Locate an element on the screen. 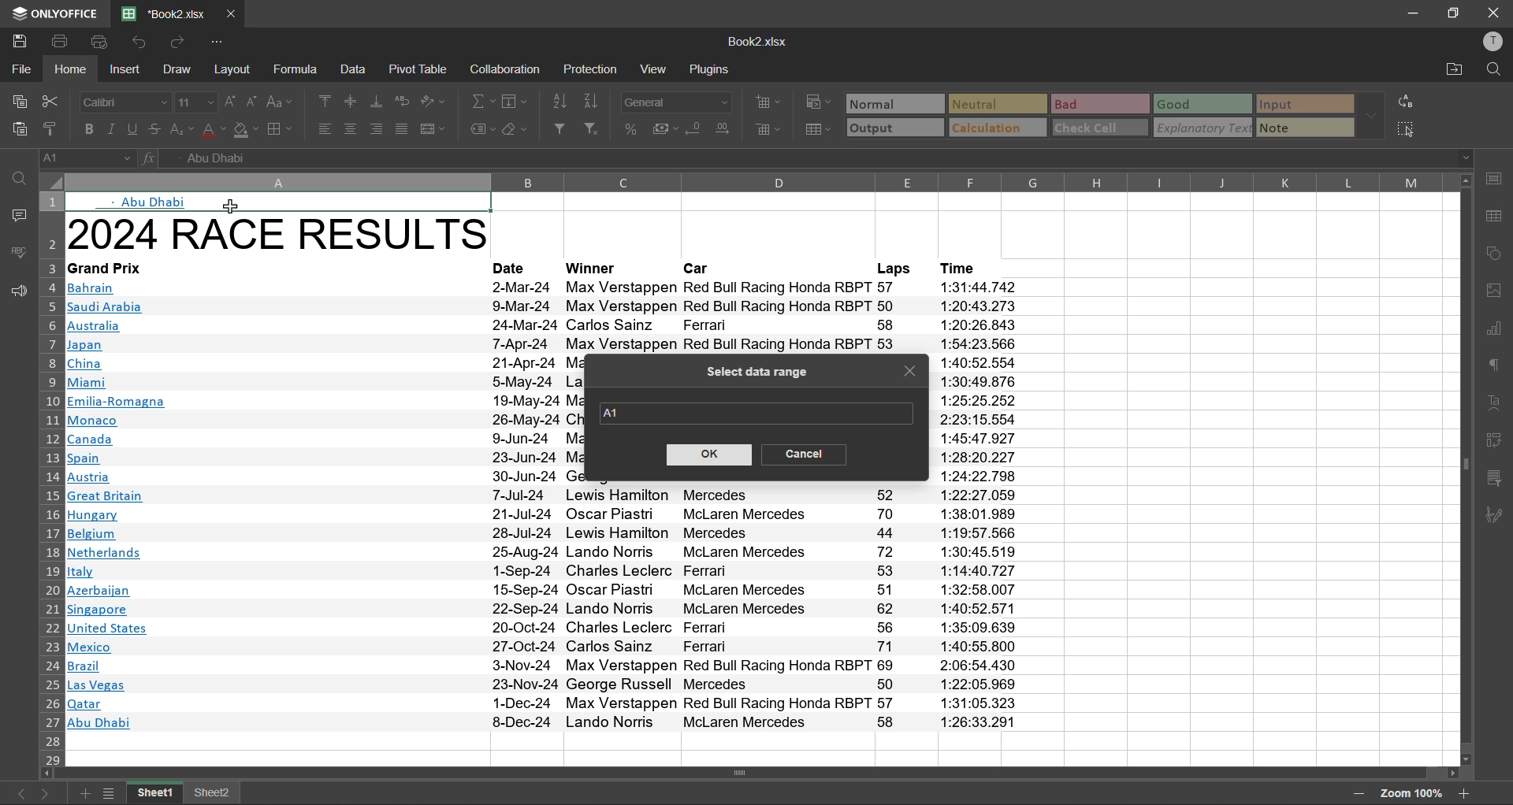 The width and height of the screenshot is (1513, 805). shapes is located at coordinates (1496, 254).